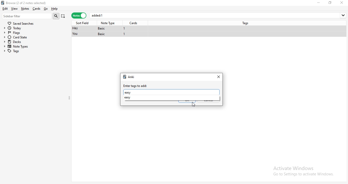  Describe the element at coordinates (79, 16) in the screenshot. I see `notes` at that location.